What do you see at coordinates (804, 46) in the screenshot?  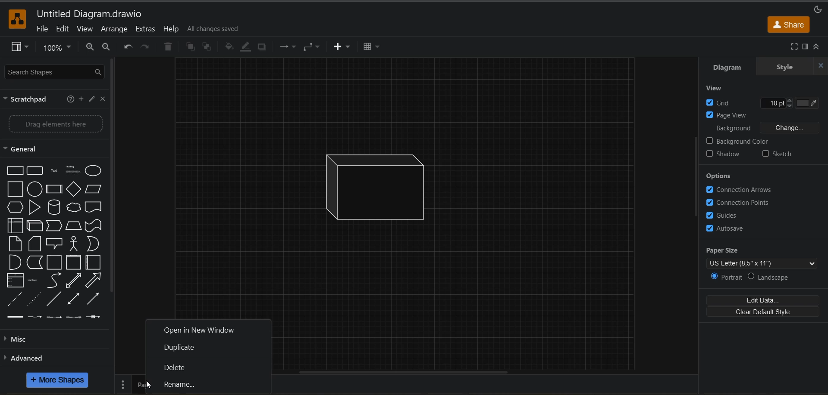 I see `format` at bounding box center [804, 46].